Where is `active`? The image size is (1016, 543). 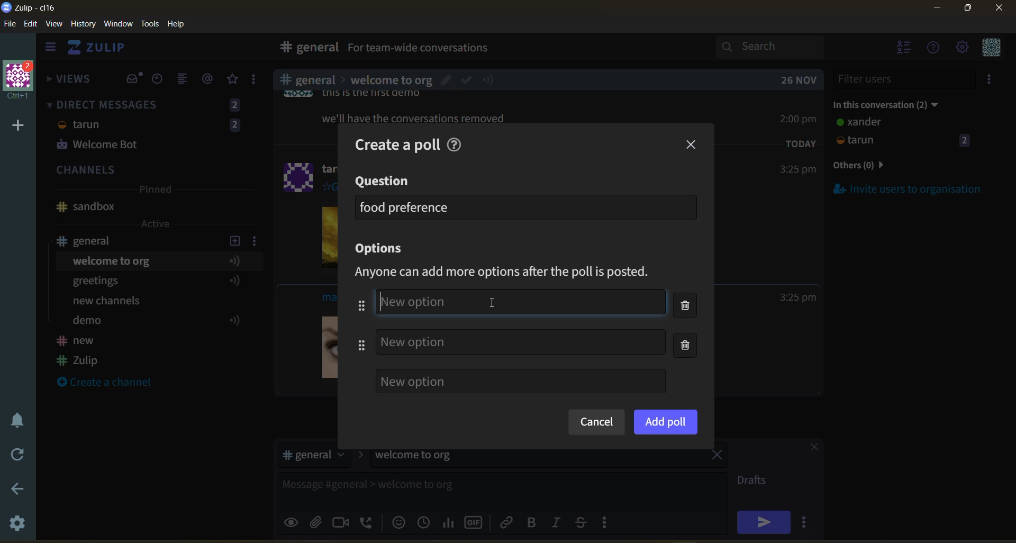 active is located at coordinates (157, 224).